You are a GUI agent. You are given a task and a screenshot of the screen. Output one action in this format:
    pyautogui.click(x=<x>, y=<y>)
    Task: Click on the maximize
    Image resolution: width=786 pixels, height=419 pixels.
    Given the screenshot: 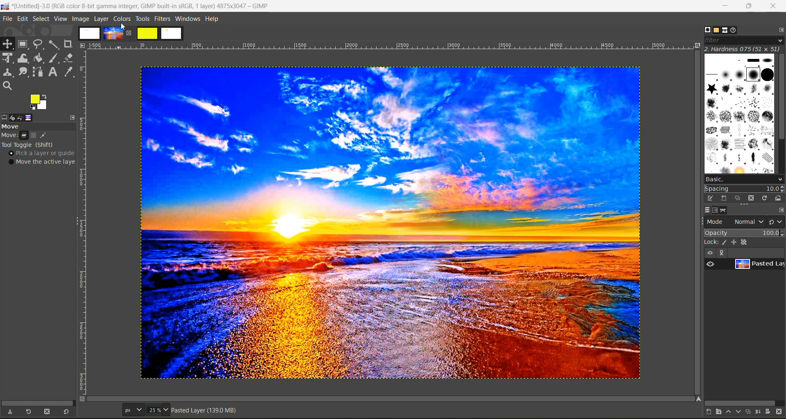 What is the action you would take?
    pyautogui.click(x=749, y=6)
    